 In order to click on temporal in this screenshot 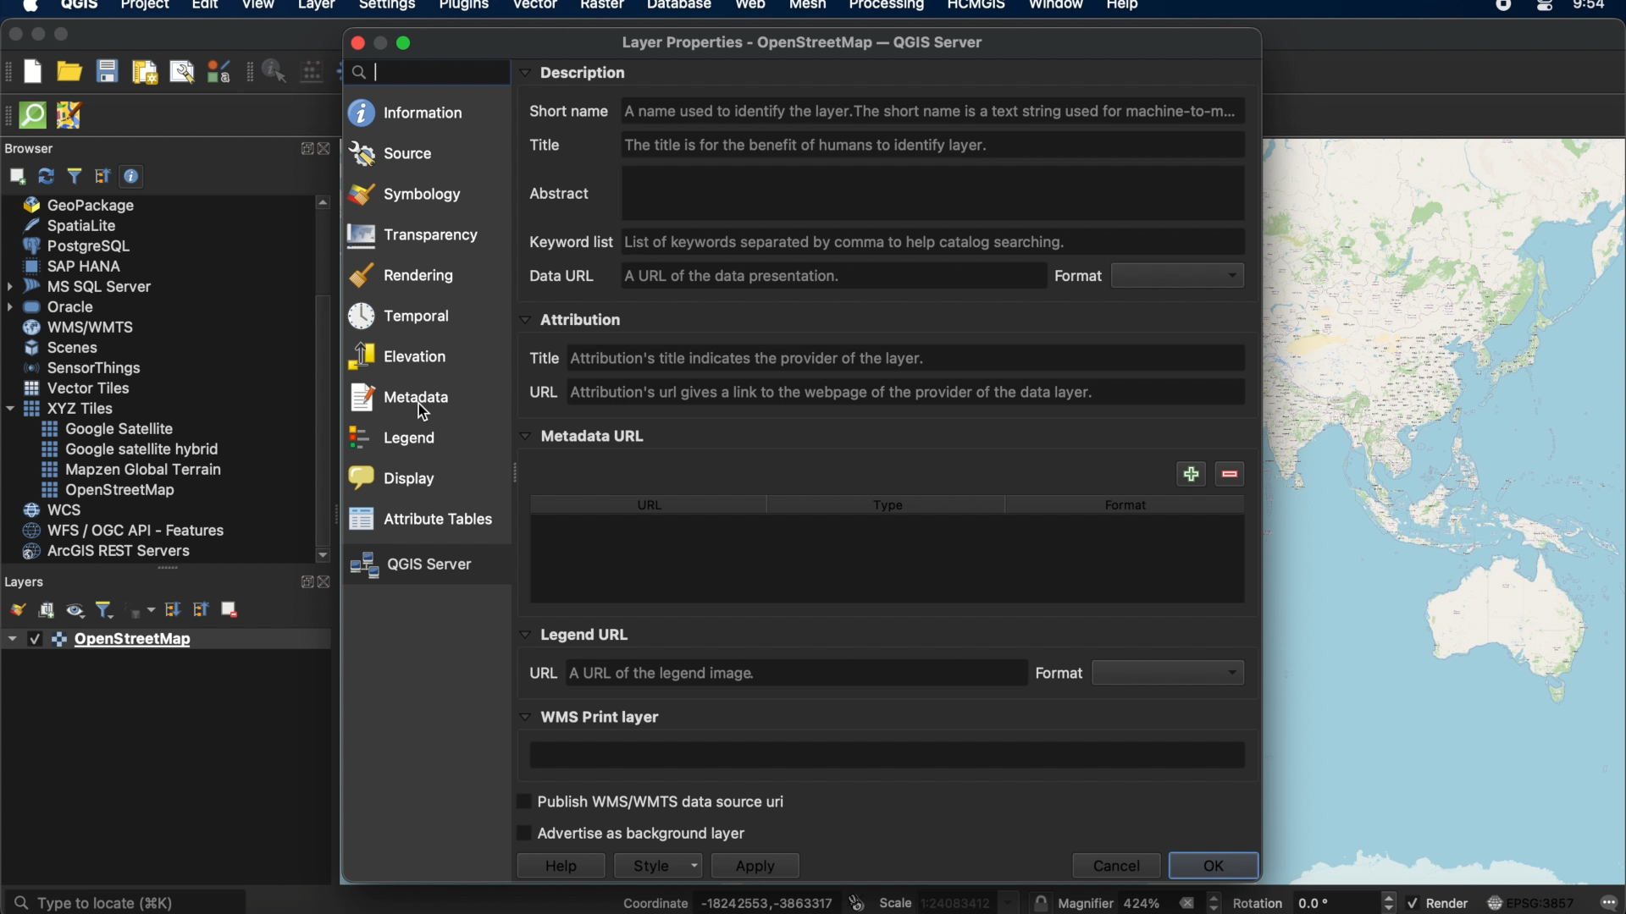, I will do `click(398, 317)`.